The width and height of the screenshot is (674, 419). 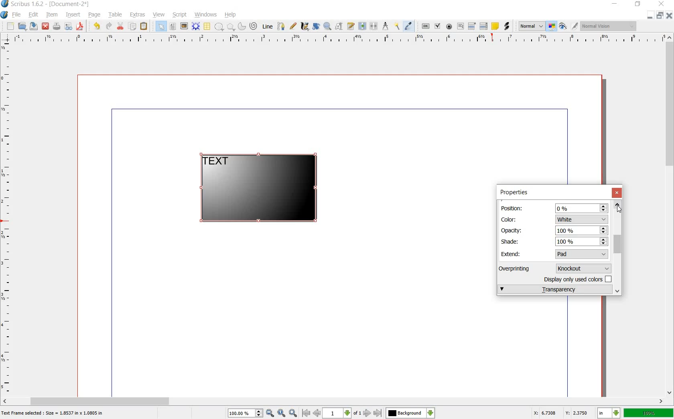 What do you see at coordinates (80, 26) in the screenshot?
I see `save as pdf` at bounding box center [80, 26].